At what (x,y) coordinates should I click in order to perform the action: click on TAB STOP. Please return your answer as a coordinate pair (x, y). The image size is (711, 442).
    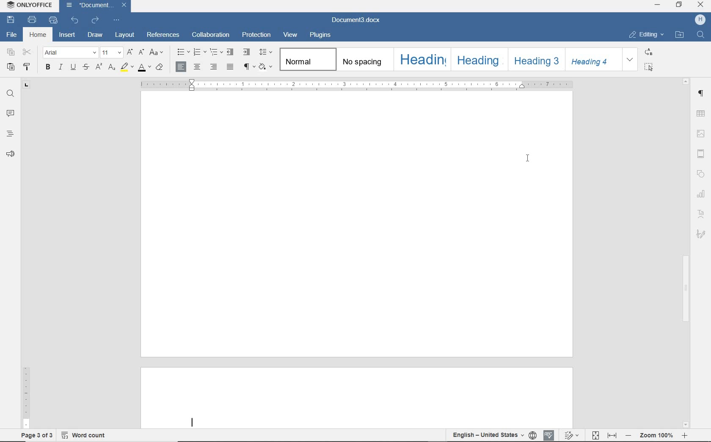
    Looking at the image, I should click on (27, 86).